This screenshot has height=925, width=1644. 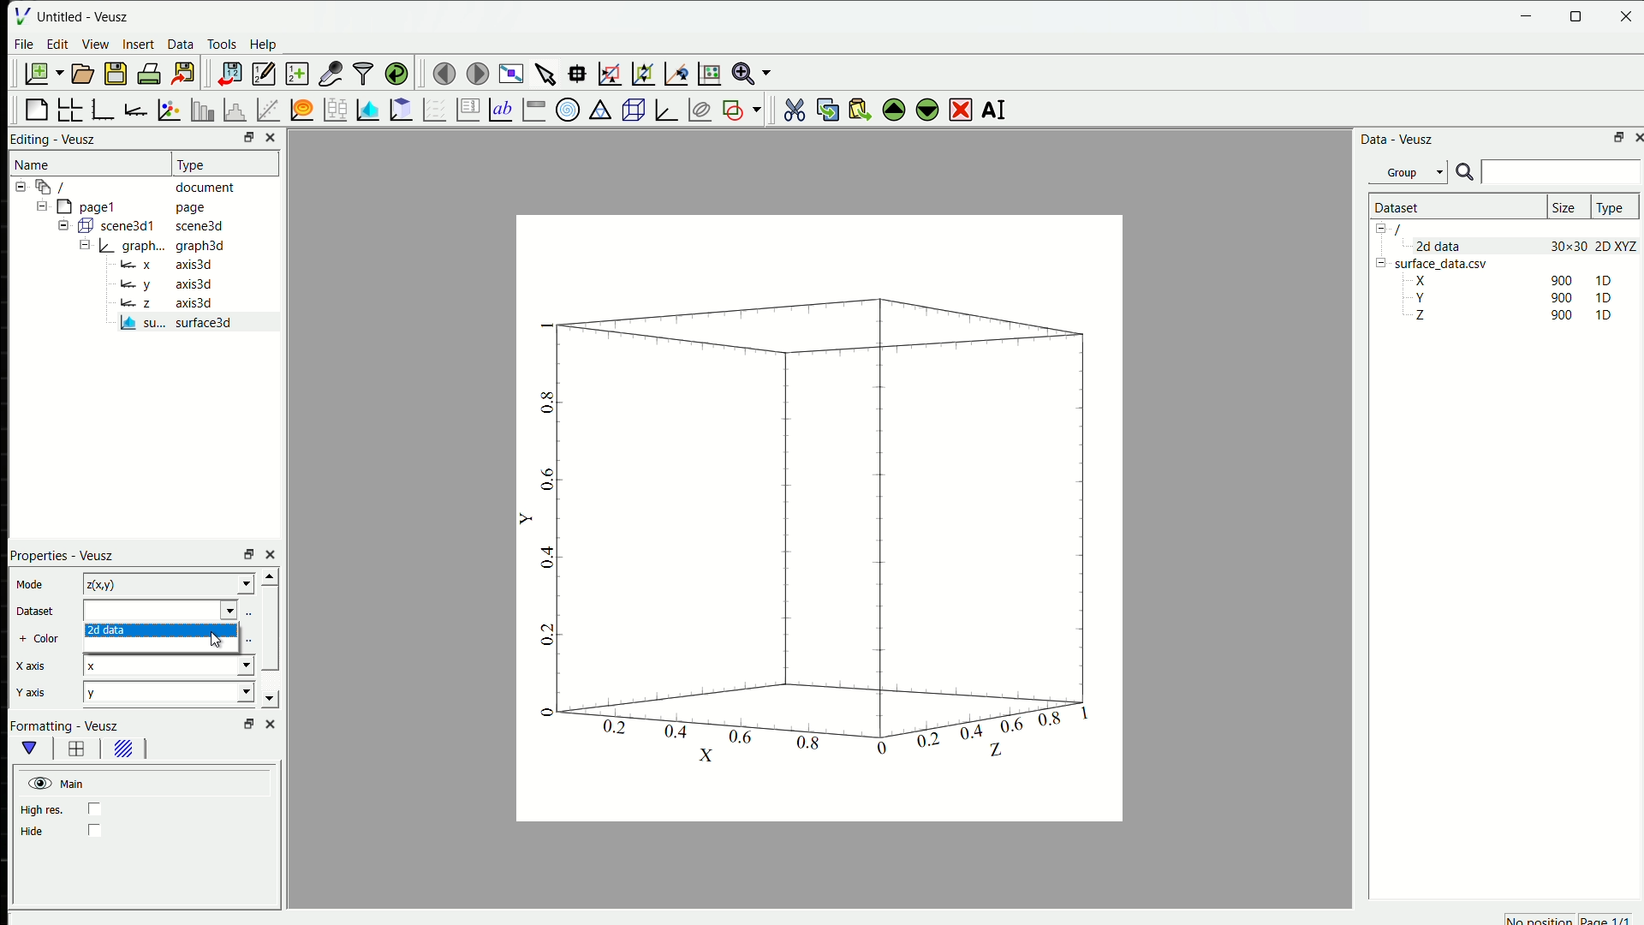 I want to click on move to the previous page, so click(x=445, y=72).